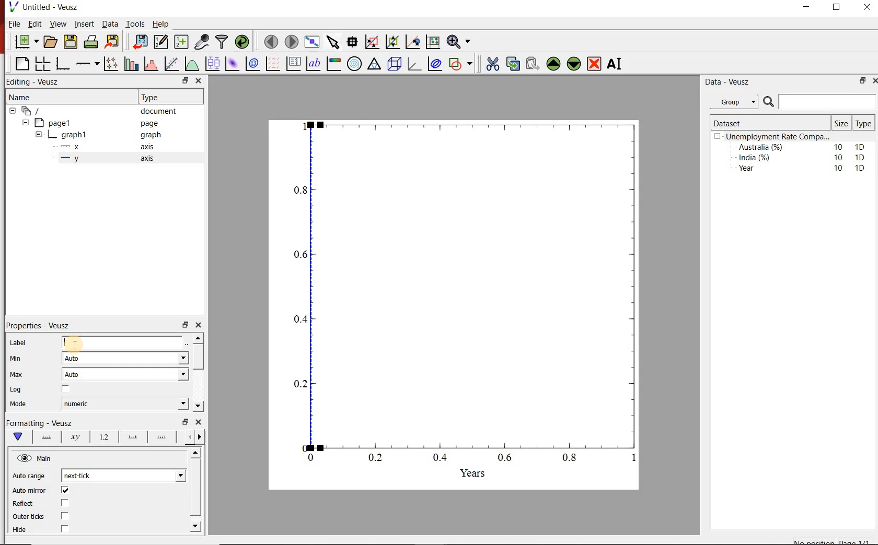  What do you see at coordinates (30, 477) in the screenshot?
I see `Auto range` at bounding box center [30, 477].